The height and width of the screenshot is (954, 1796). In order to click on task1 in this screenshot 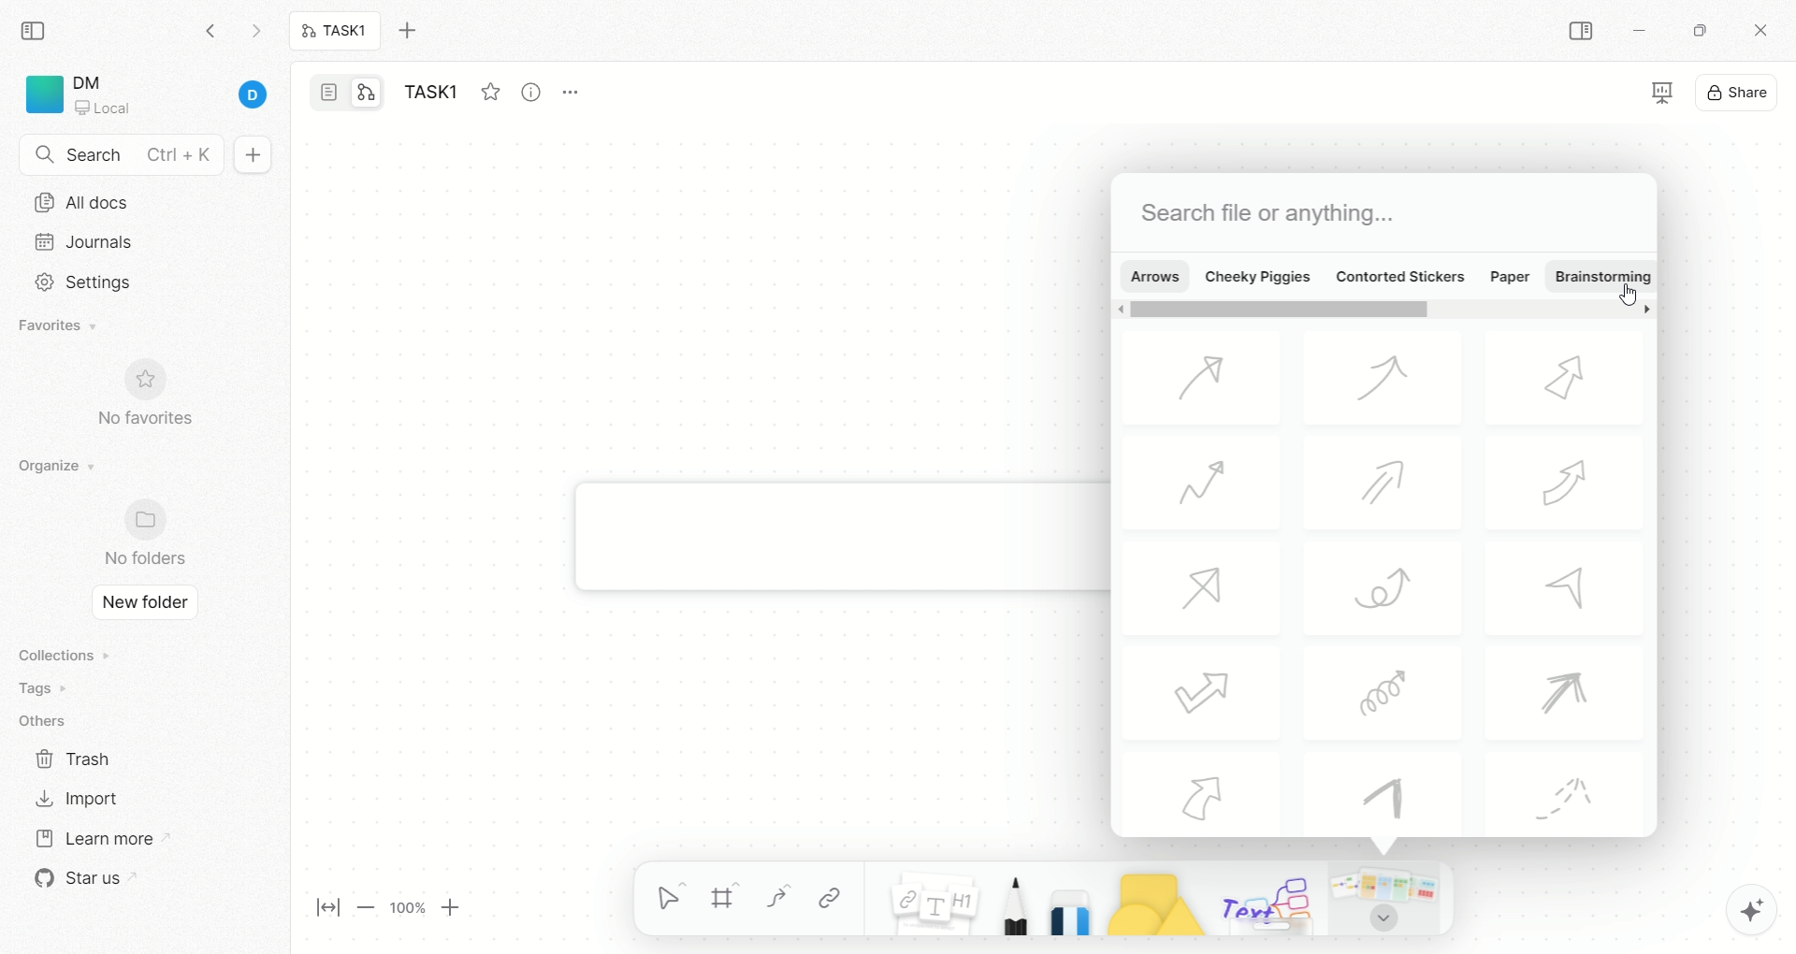, I will do `click(336, 33)`.